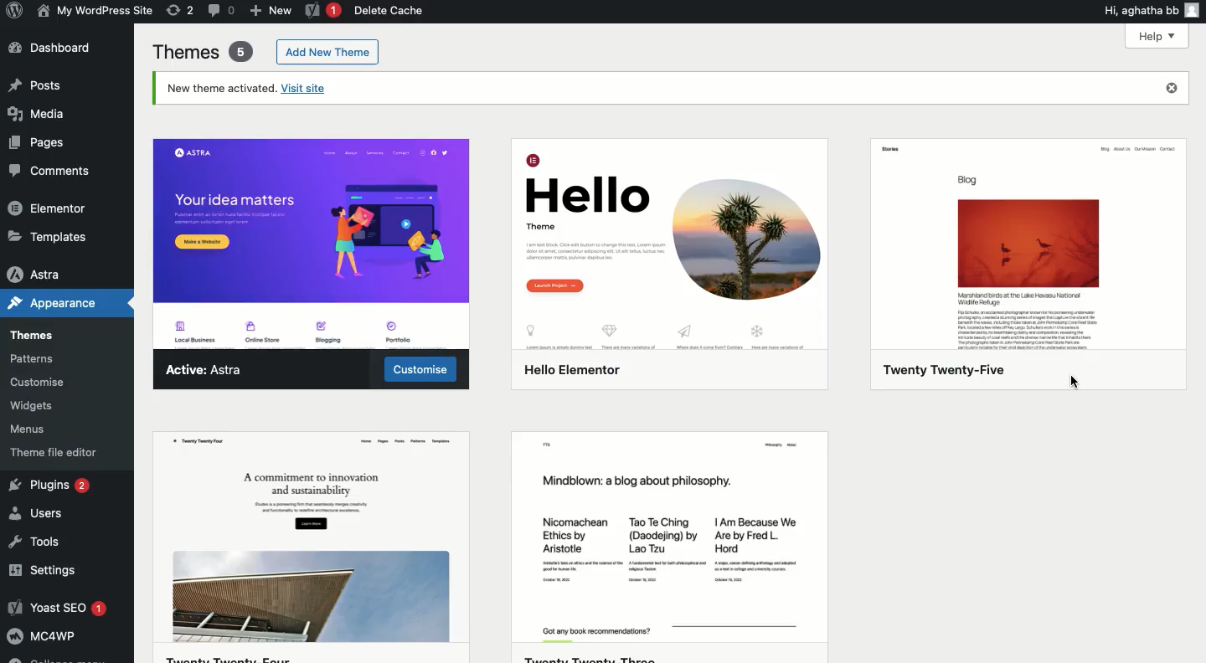  What do you see at coordinates (38, 382) in the screenshot?
I see `Customise` at bounding box center [38, 382].